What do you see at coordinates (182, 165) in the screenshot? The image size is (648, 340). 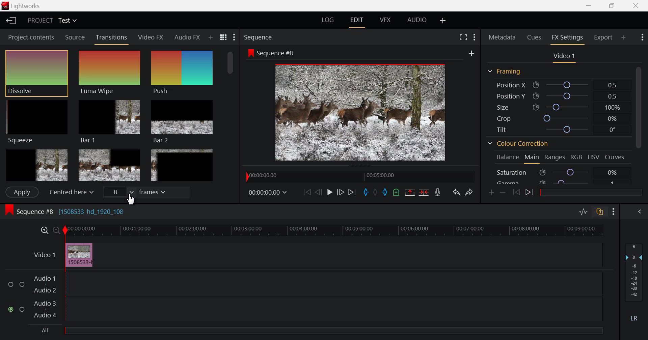 I see `Box 3` at bounding box center [182, 165].